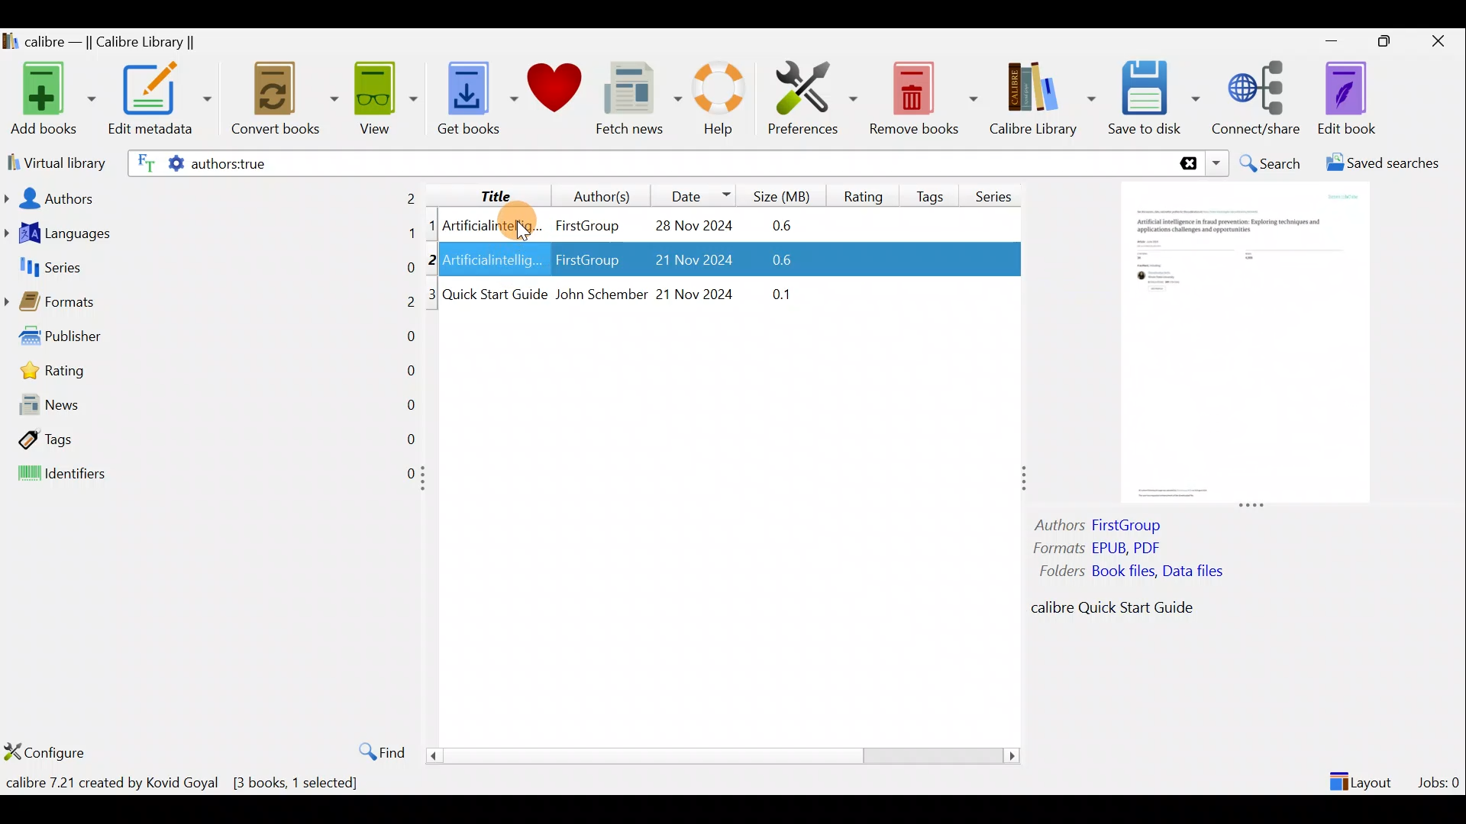 This screenshot has height=824, width=1466. What do you see at coordinates (211, 235) in the screenshot?
I see `Languages` at bounding box center [211, 235].